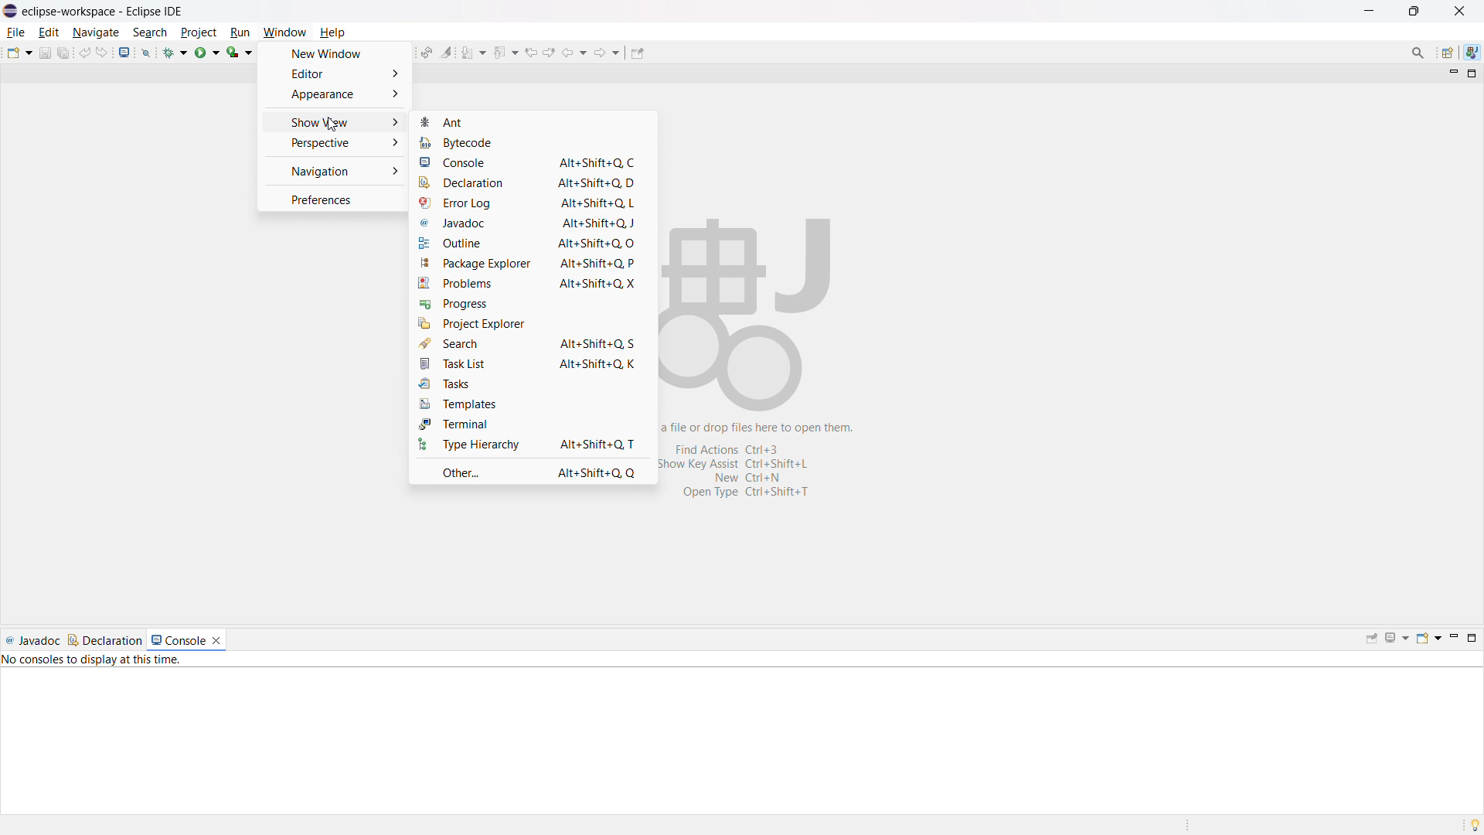 The image size is (1484, 835). Describe the element at coordinates (49, 32) in the screenshot. I see `edit` at that location.